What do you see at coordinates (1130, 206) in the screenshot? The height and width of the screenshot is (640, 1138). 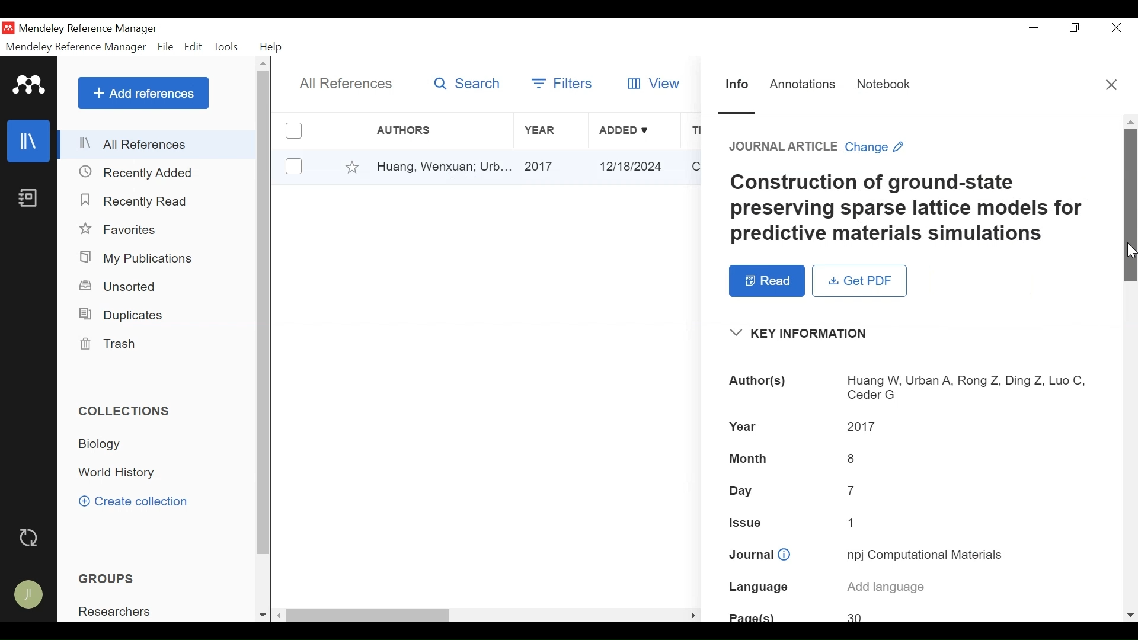 I see `Vertical Scroll bar` at bounding box center [1130, 206].